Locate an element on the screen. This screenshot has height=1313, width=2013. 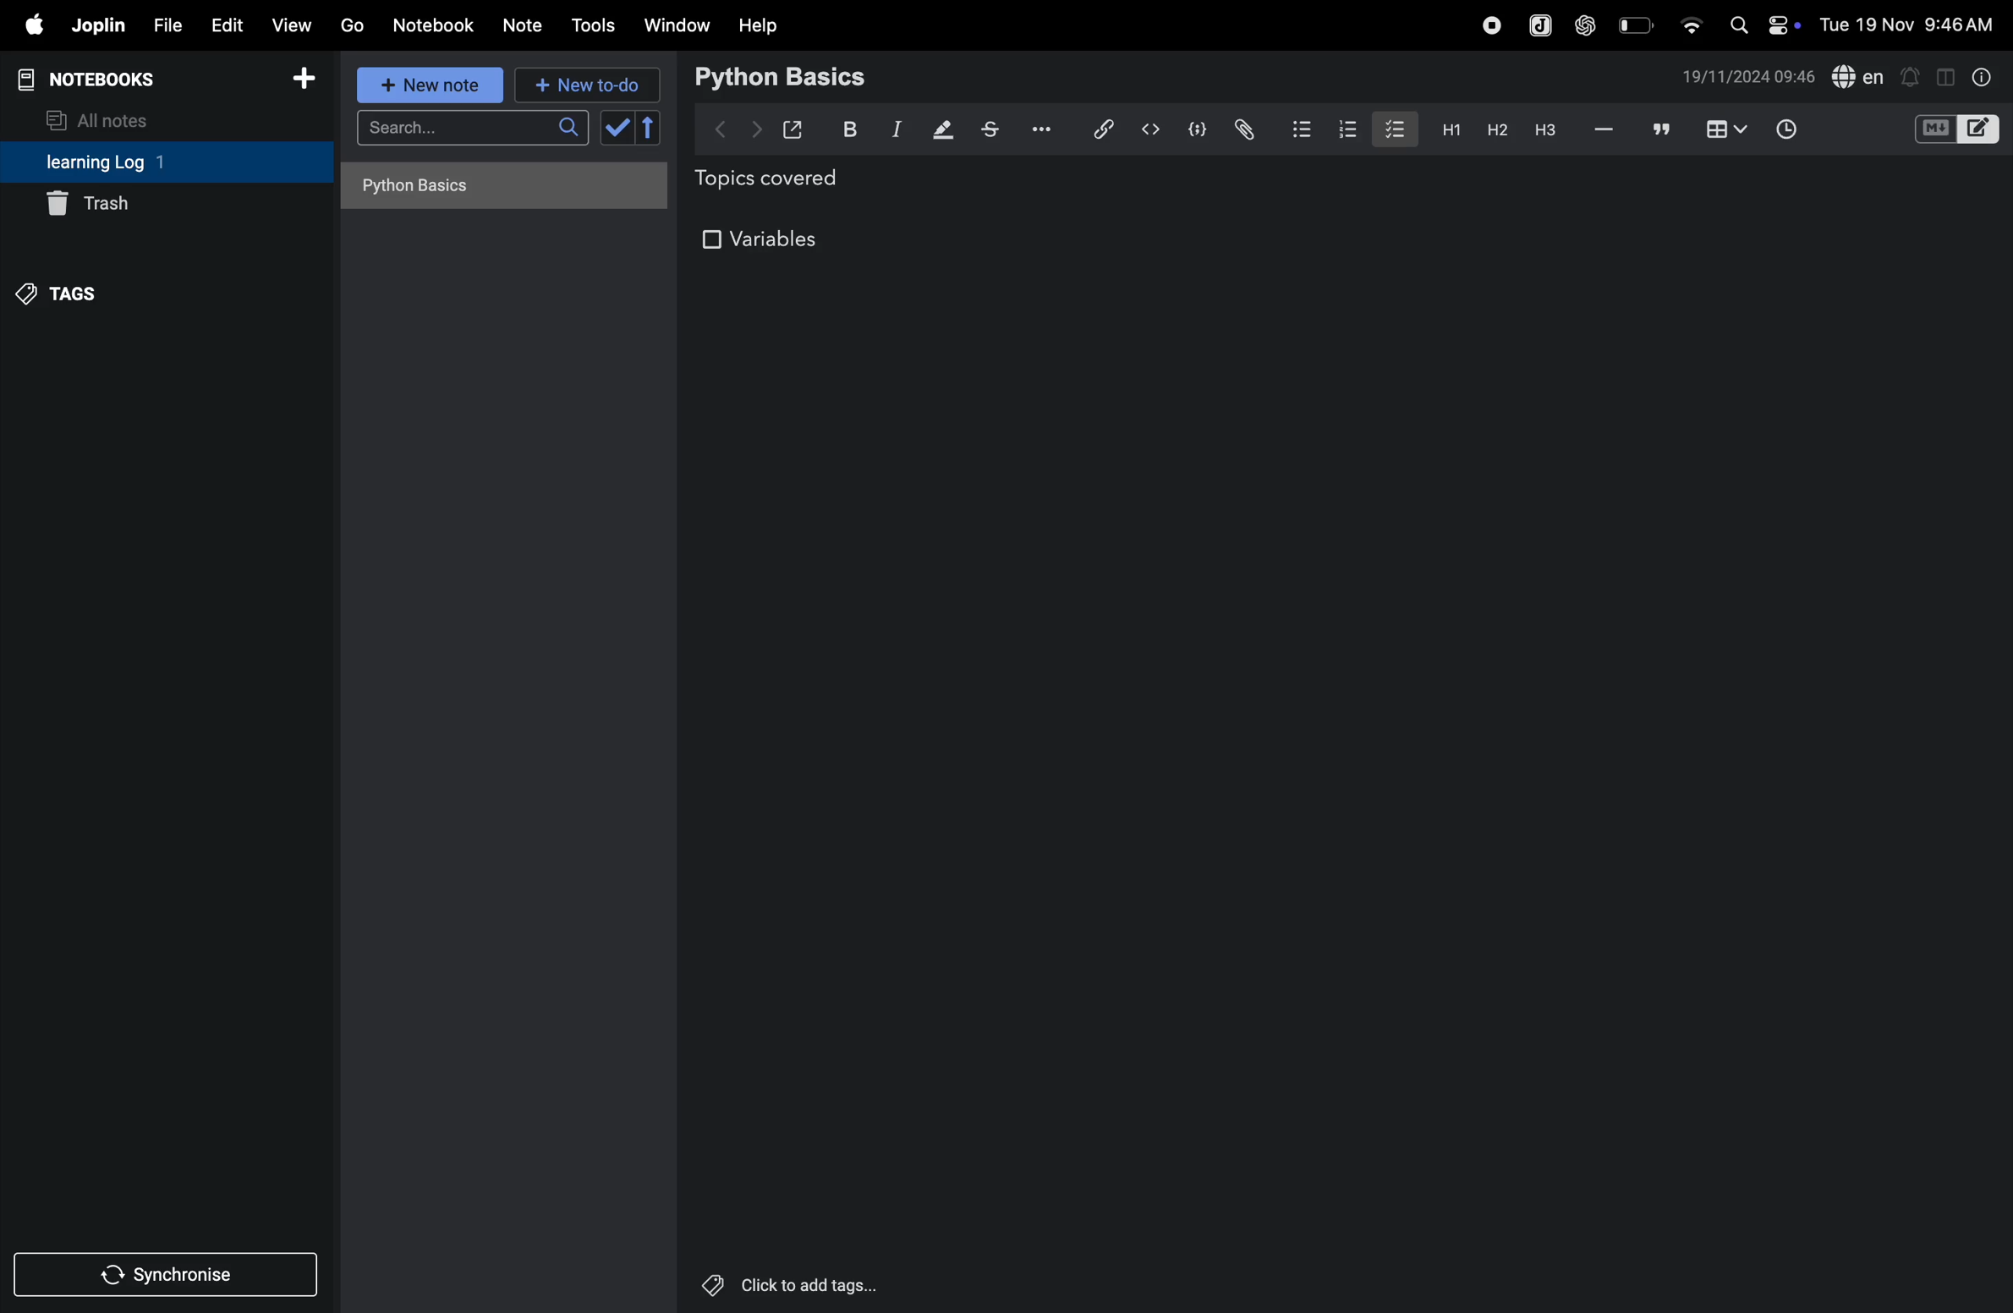
add is located at coordinates (304, 84).